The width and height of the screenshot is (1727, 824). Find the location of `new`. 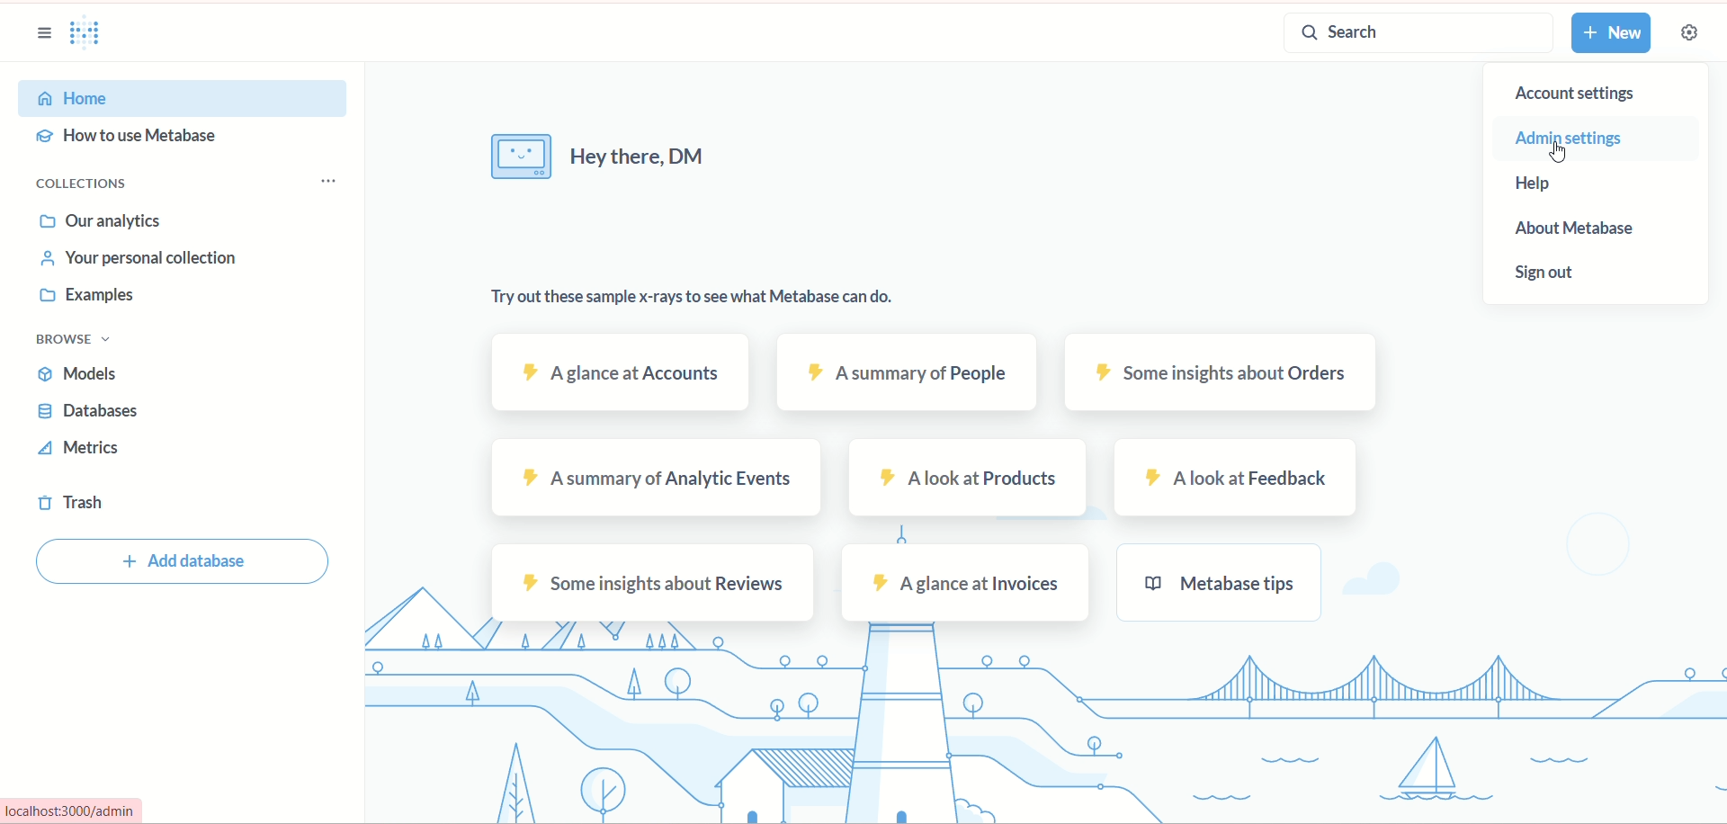

new is located at coordinates (1611, 33).